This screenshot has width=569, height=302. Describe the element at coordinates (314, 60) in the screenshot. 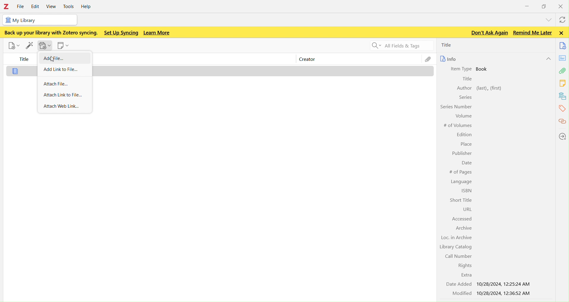

I see `creator` at that location.